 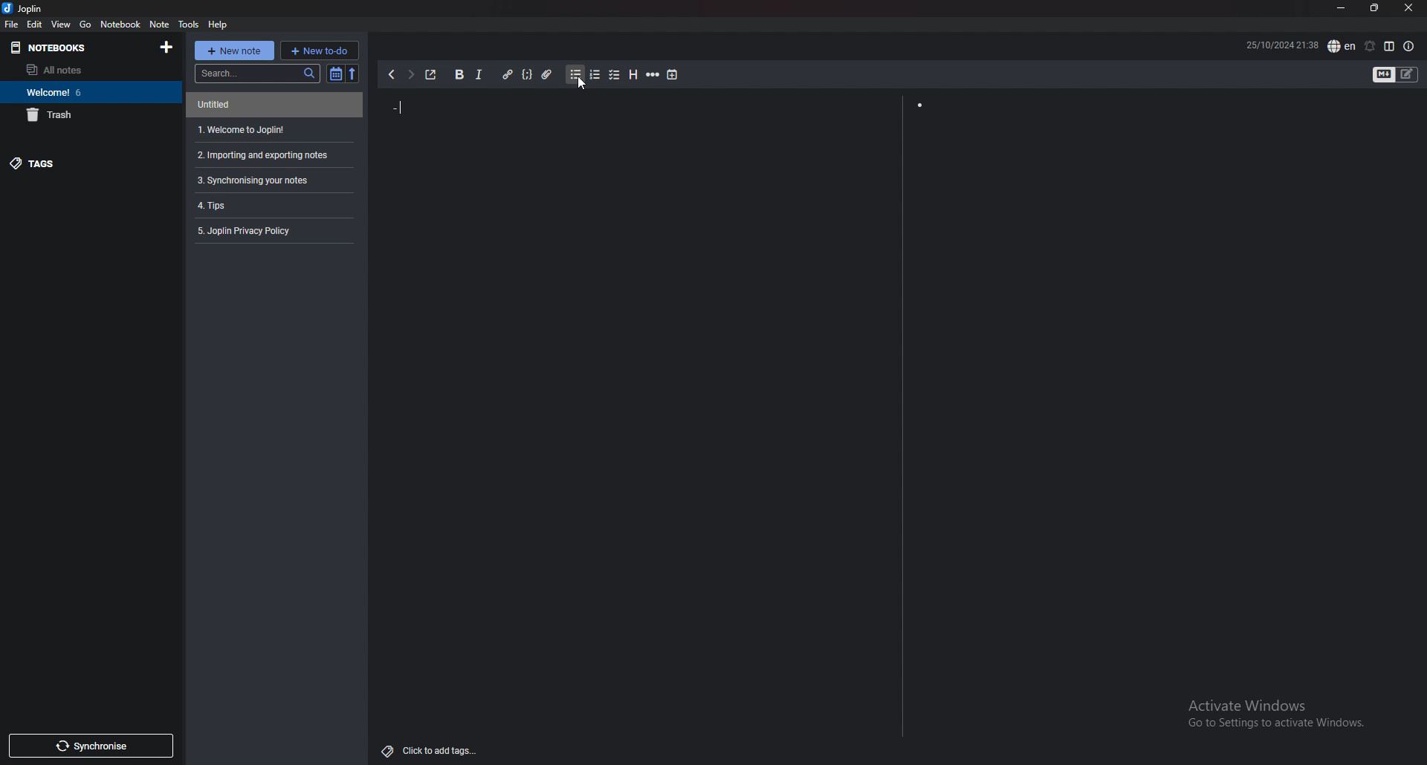 I want to click on Edit, so click(x=36, y=22).